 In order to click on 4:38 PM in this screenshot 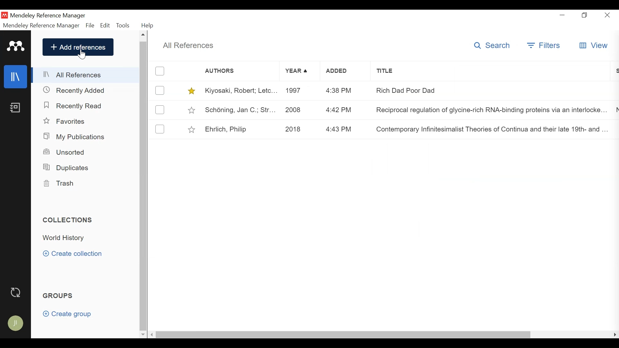, I will do `click(339, 90)`.